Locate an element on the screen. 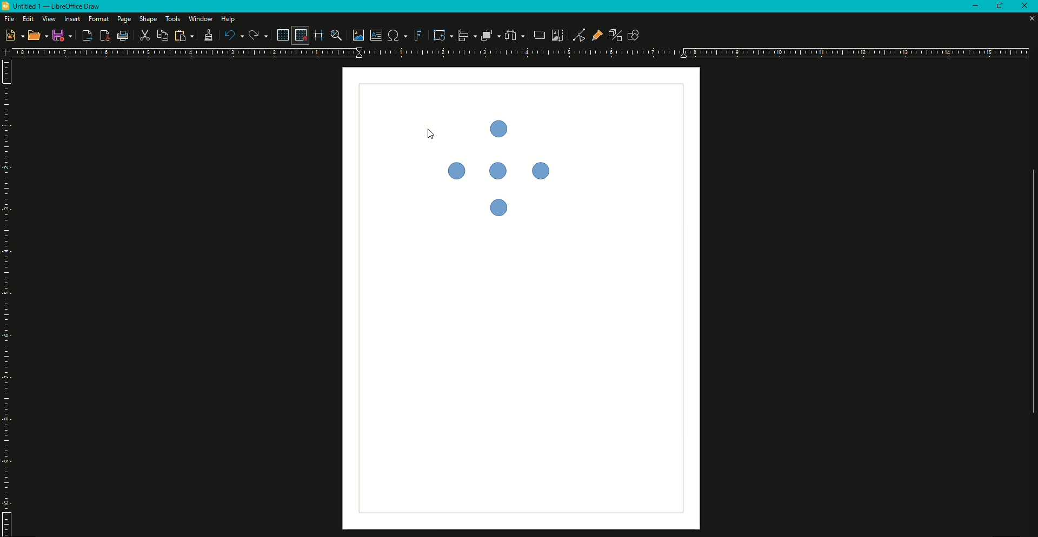 The width and height of the screenshot is (1038, 537). Snap to Grid is located at coordinates (302, 36).